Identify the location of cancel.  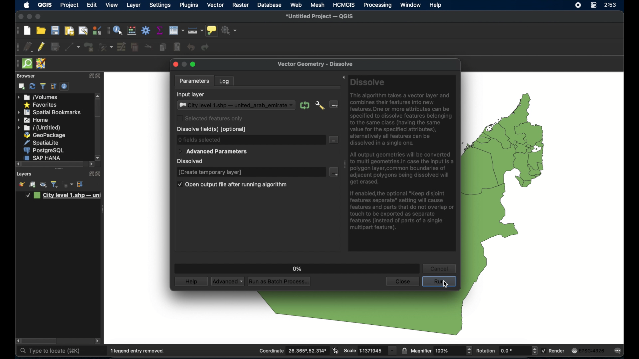
(438, 269).